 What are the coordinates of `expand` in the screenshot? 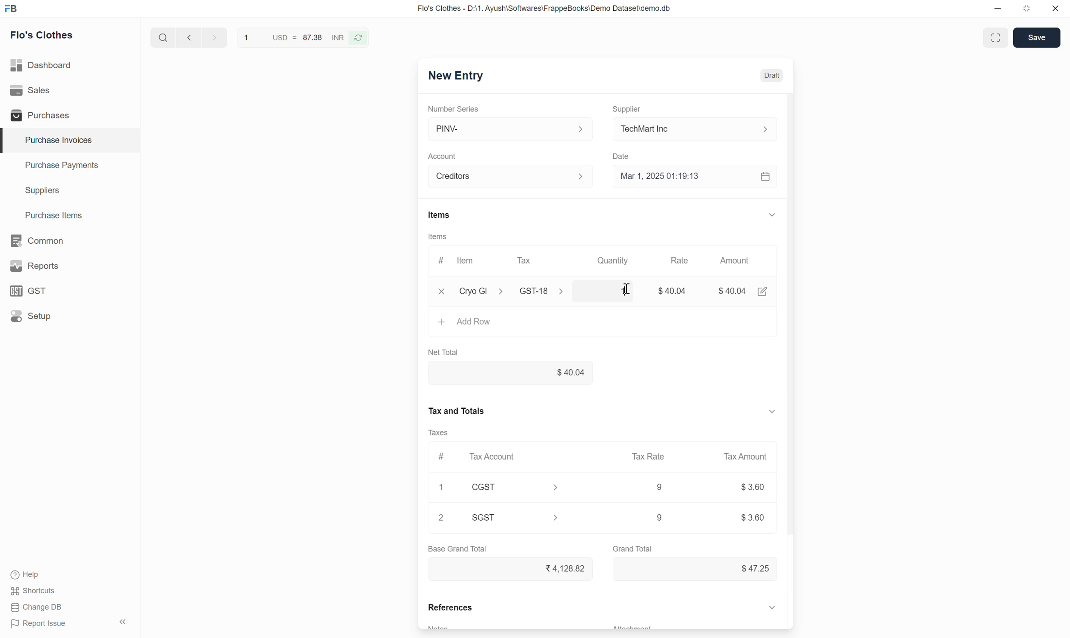 It's located at (769, 411).